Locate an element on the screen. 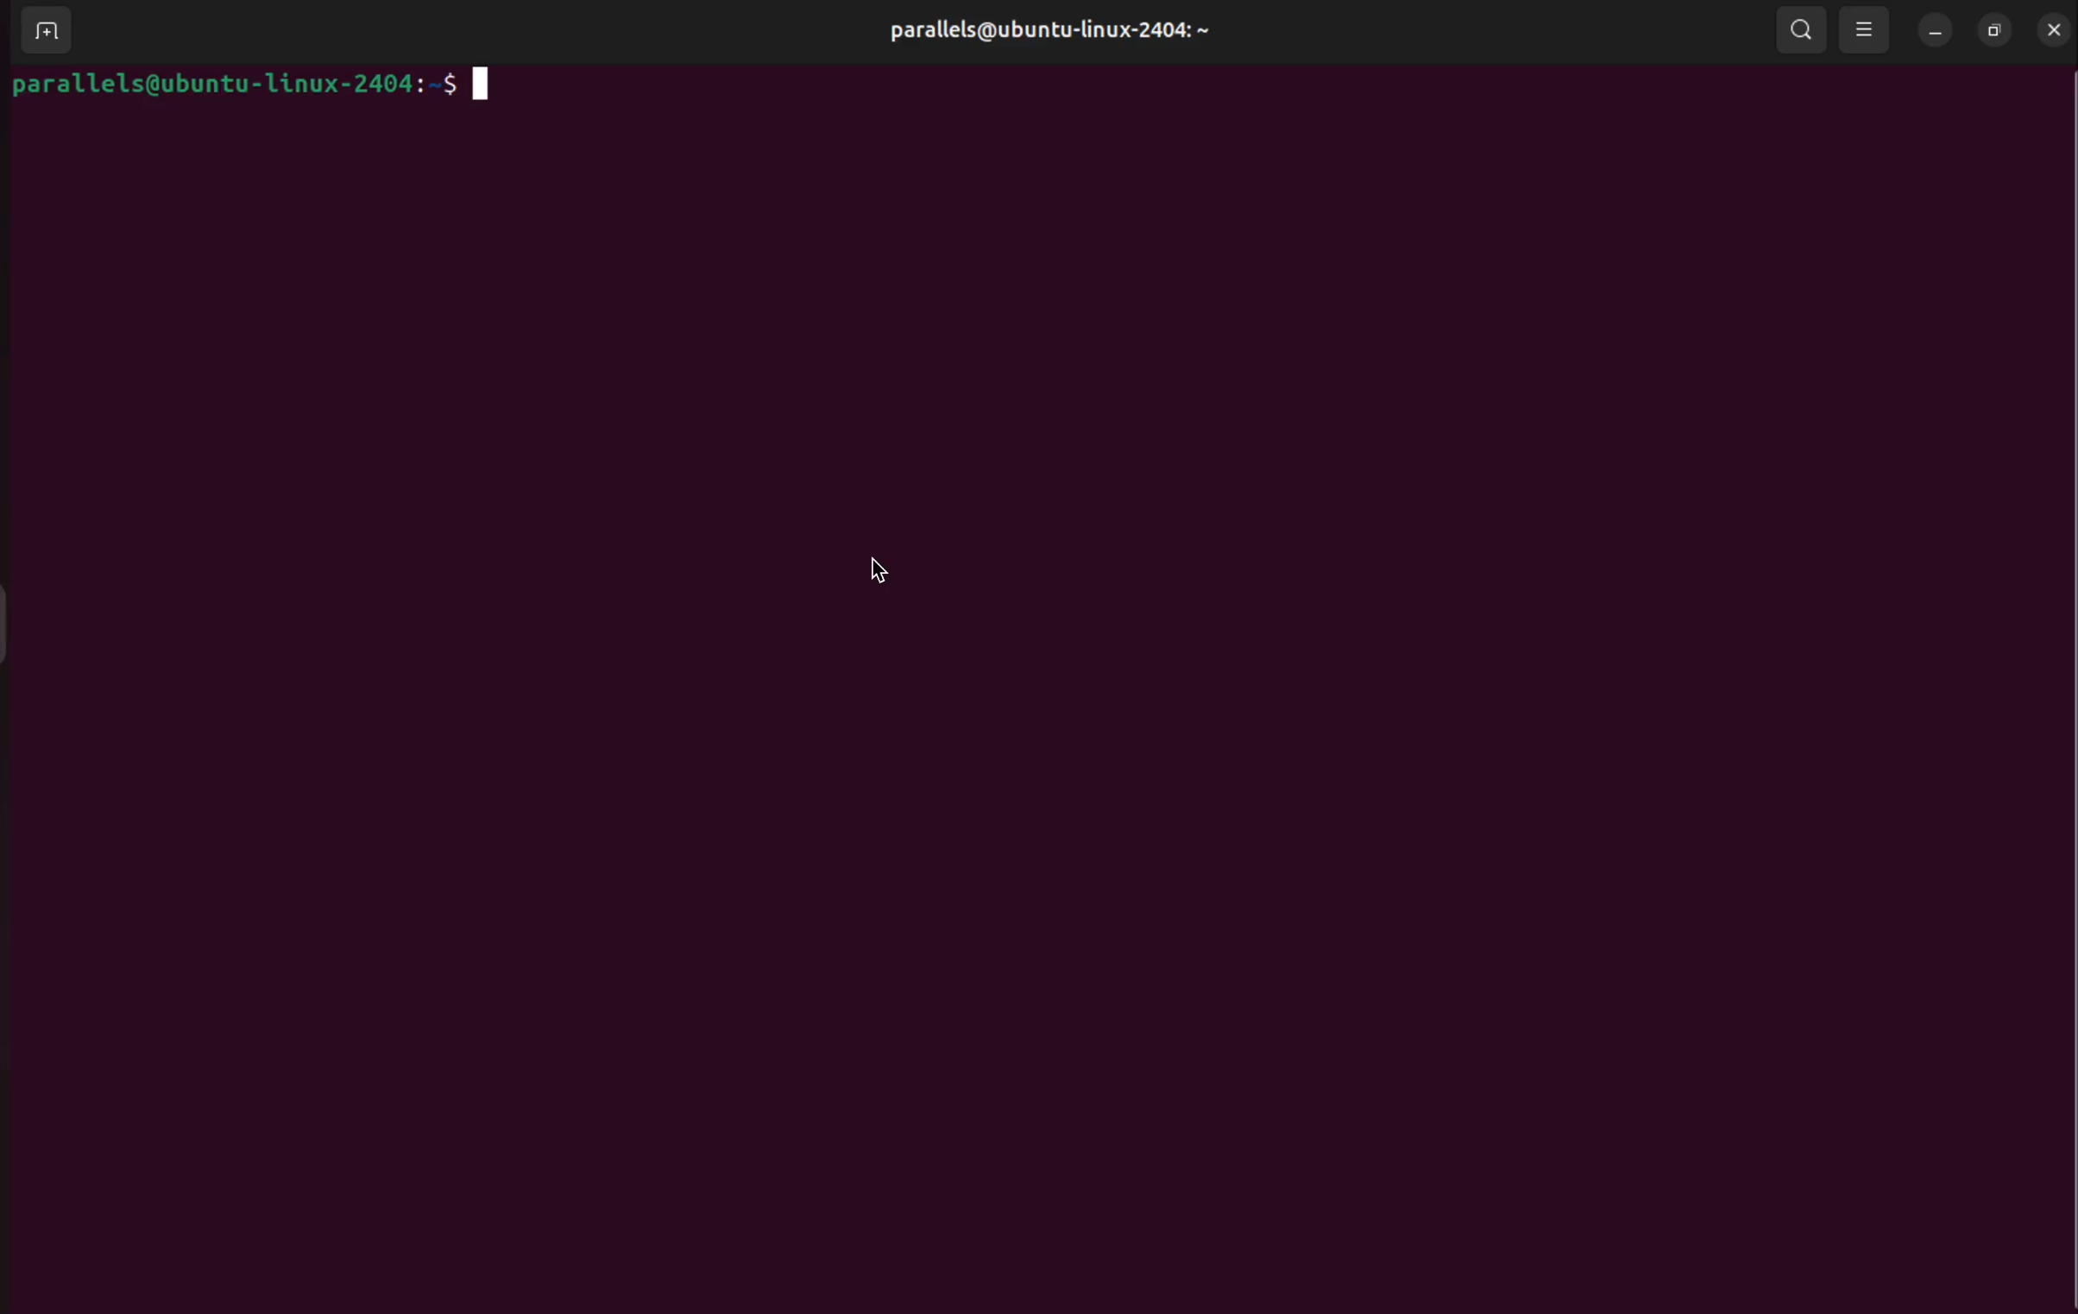 The width and height of the screenshot is (2078, 1314). search is located at coordinates (1803, 29).